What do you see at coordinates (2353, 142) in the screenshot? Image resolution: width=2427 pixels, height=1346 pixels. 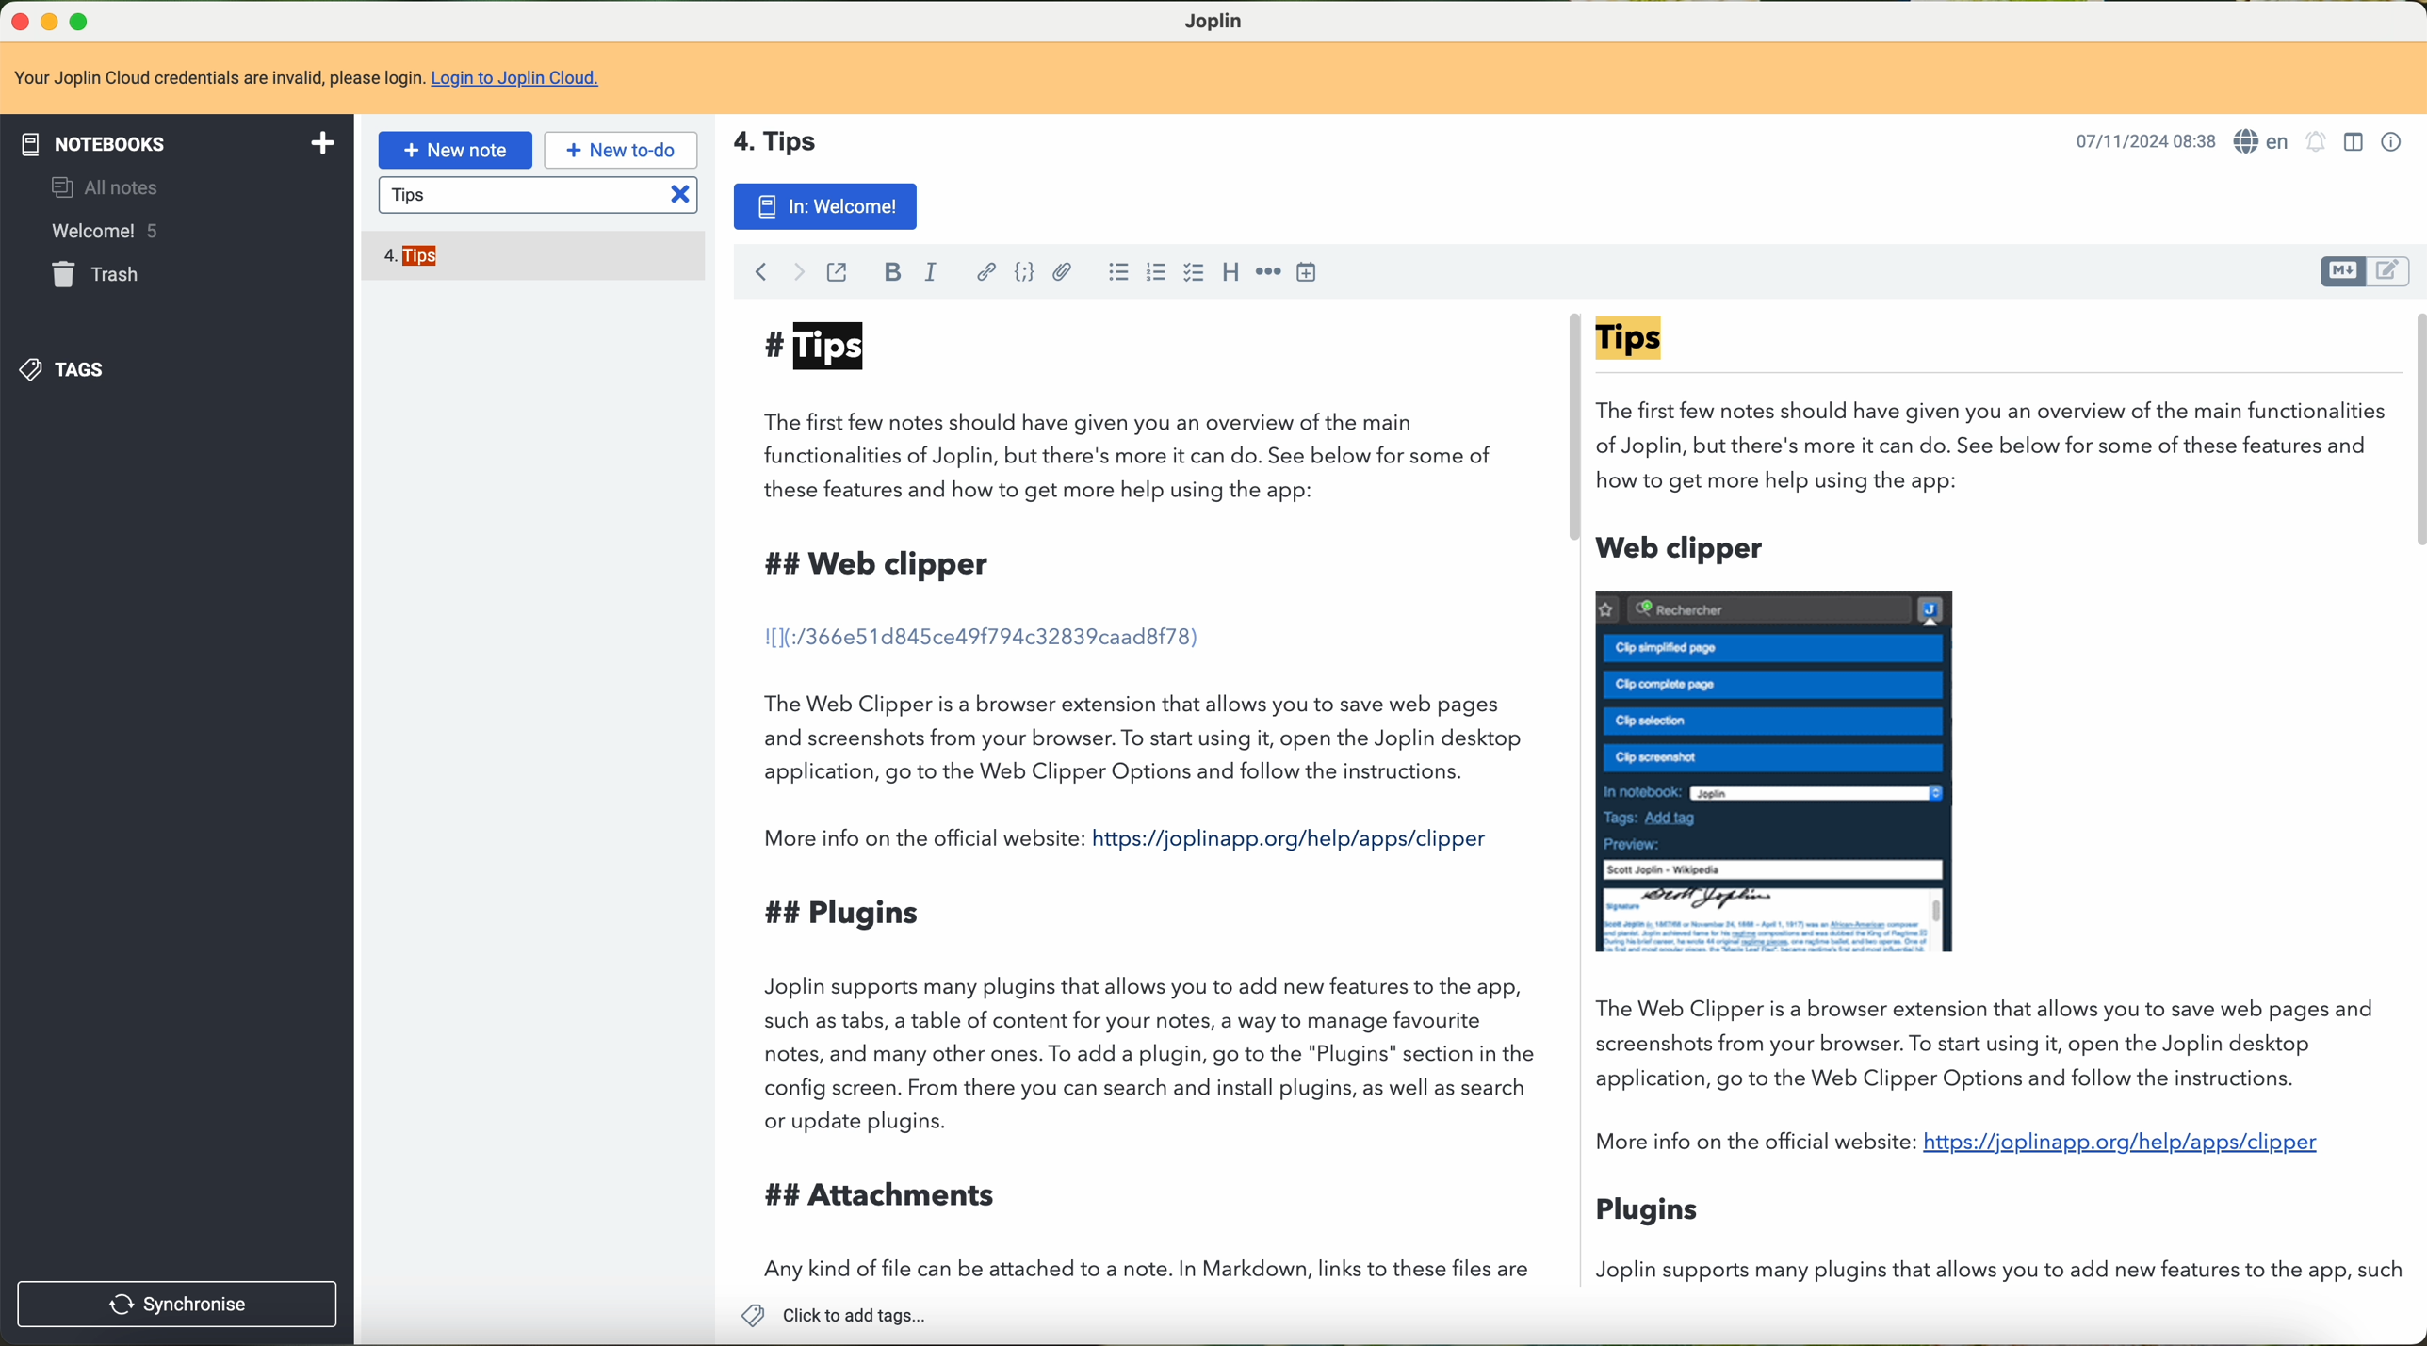 I see `toggle editor layout` at bounding box center [2353, 142].